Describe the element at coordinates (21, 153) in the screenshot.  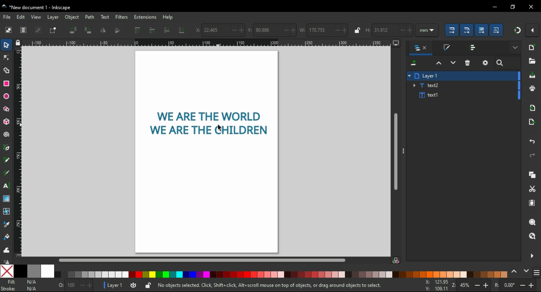
I see `vertical ruler` at that location.